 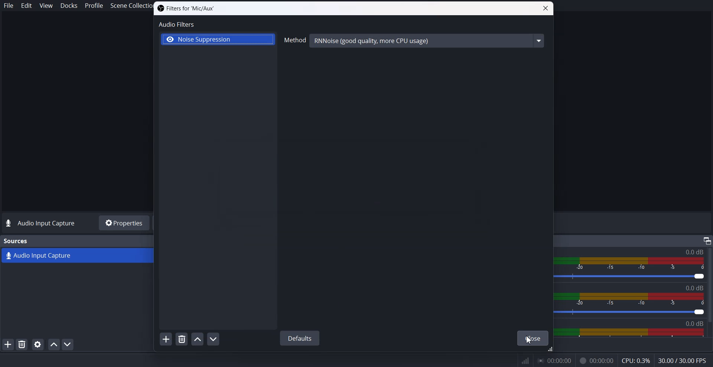 What do you see at coordinates (42, 224) in the screenshot?
I see `Text ` at bounding box center [42, 224].